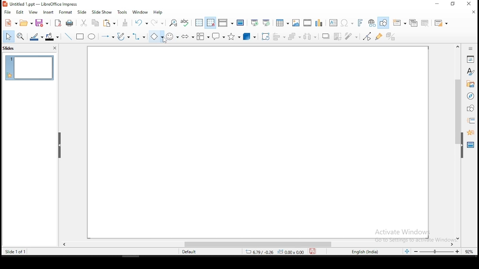 The image size is (479, 269). I want to click on 6.9 / -0.26, so click(258, 253).